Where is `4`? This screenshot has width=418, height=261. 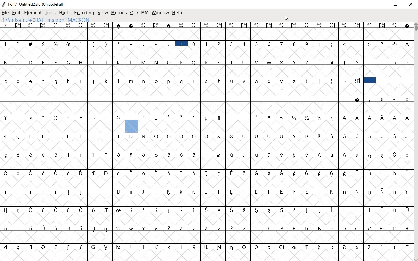 4 is located at coordinates (245, 44).